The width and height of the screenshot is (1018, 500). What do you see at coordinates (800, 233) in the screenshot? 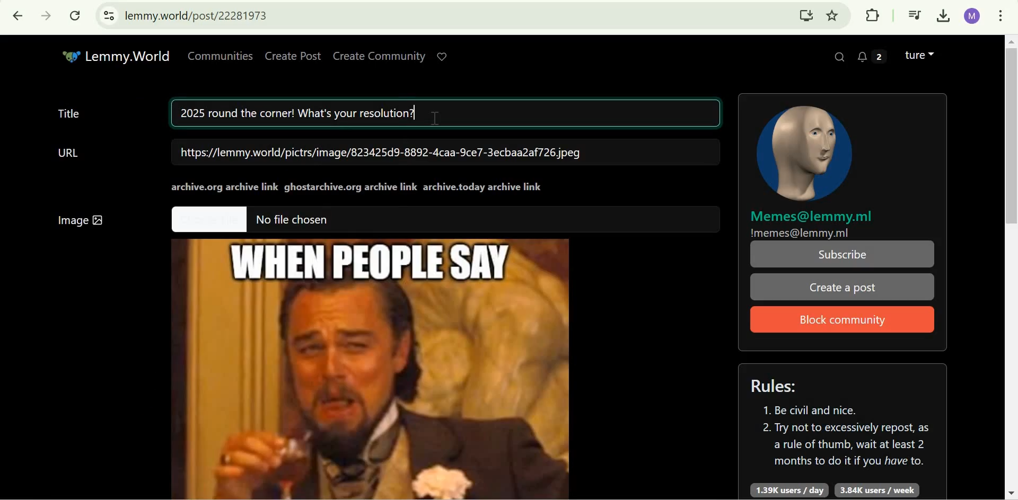
I see `!memes@lemmy.ml` at bounding box center [800, 233].